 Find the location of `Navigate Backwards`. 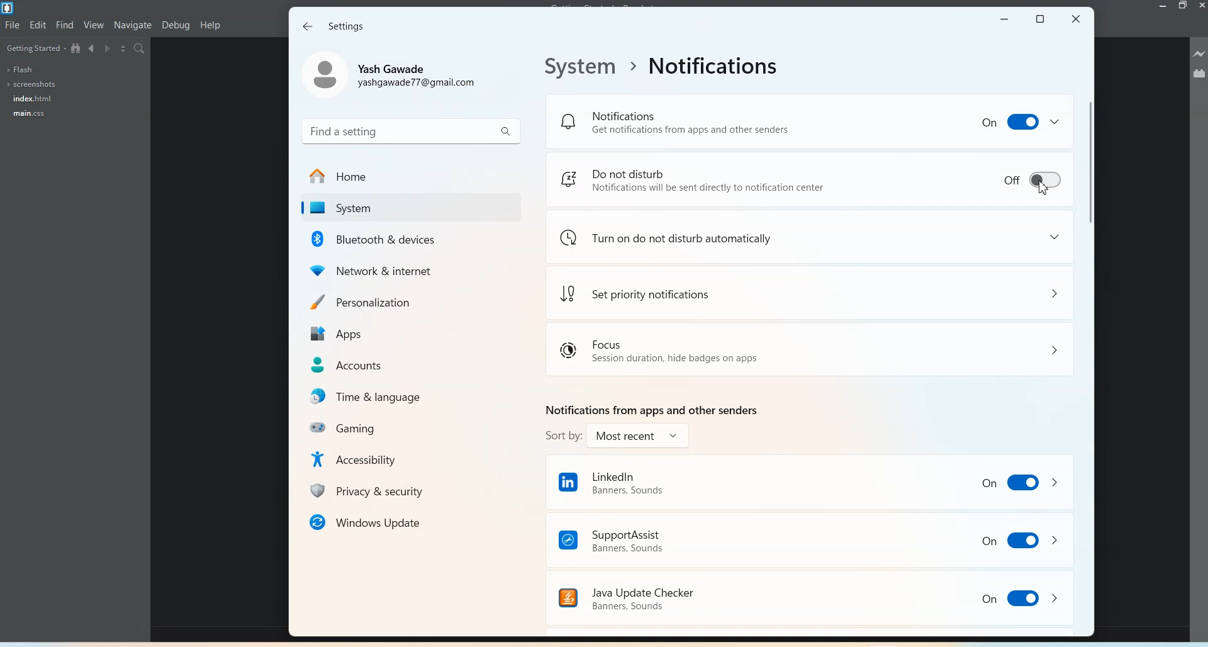

Navigate Backwards is located at coordinates (92, 49).